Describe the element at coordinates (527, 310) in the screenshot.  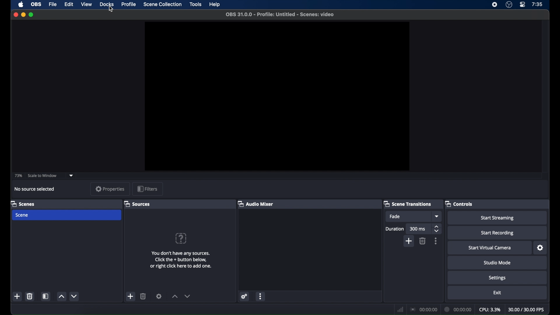
I see `fps` at that location.